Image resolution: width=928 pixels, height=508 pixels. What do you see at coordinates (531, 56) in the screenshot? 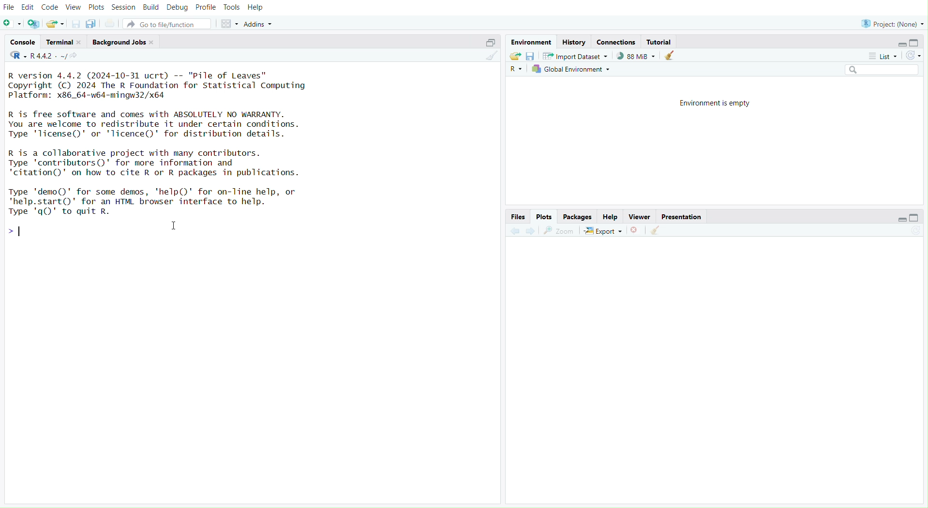
I see `Save workspace as` at bounding box center [531, 56].